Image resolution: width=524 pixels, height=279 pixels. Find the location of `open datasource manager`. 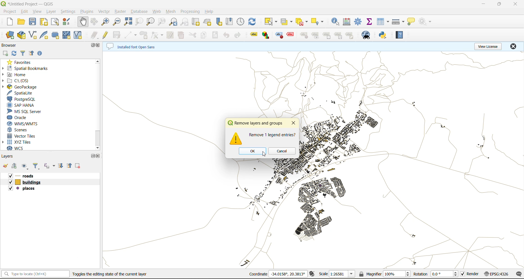

open datasource manager is located at coordinates (10, 35).